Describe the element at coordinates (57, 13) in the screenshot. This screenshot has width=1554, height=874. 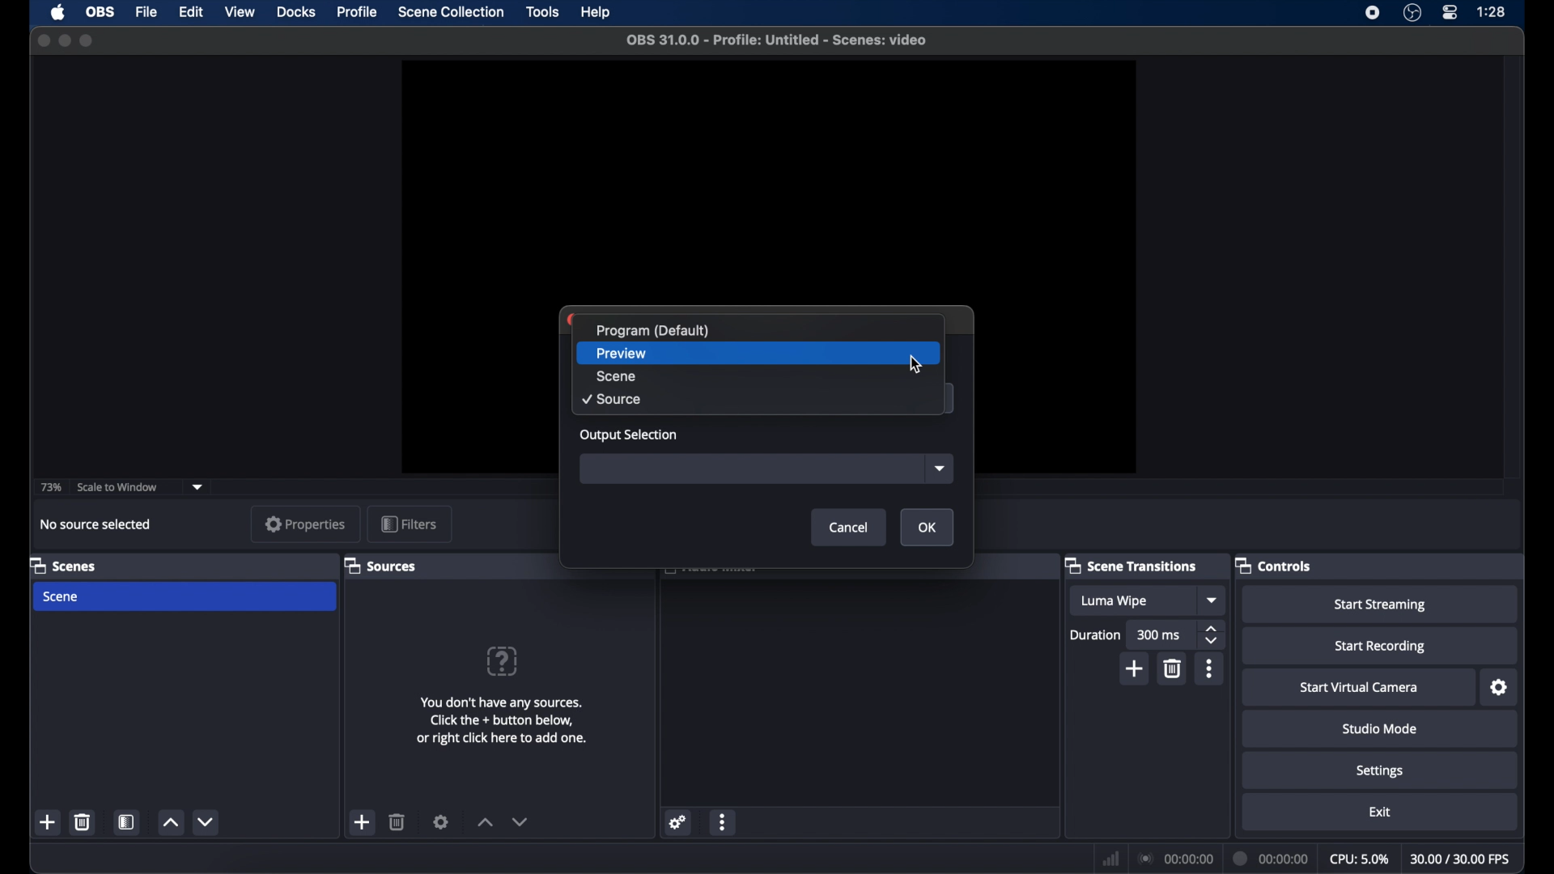
I see `apple icon` at that location.